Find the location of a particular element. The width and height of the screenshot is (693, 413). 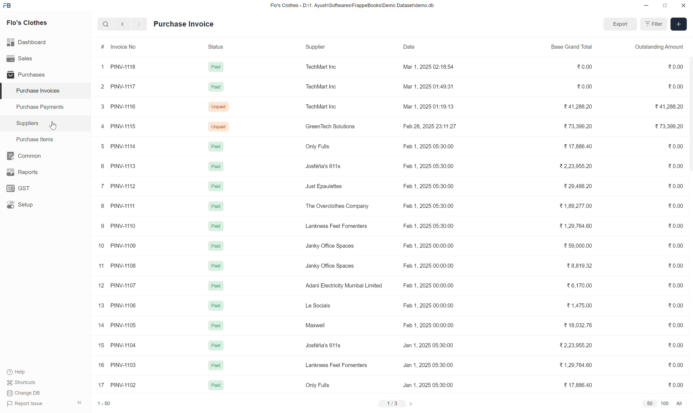

%0.00 is located at coordinates (673, 245).